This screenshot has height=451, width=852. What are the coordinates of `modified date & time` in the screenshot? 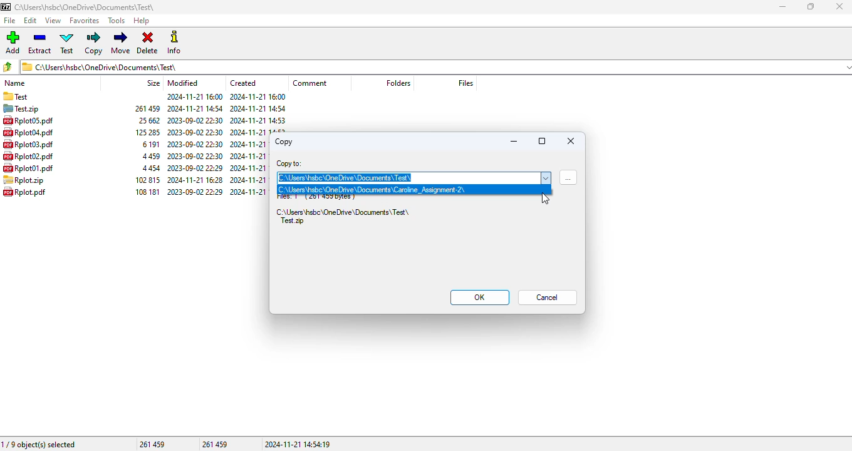 It's located at (195, 120).